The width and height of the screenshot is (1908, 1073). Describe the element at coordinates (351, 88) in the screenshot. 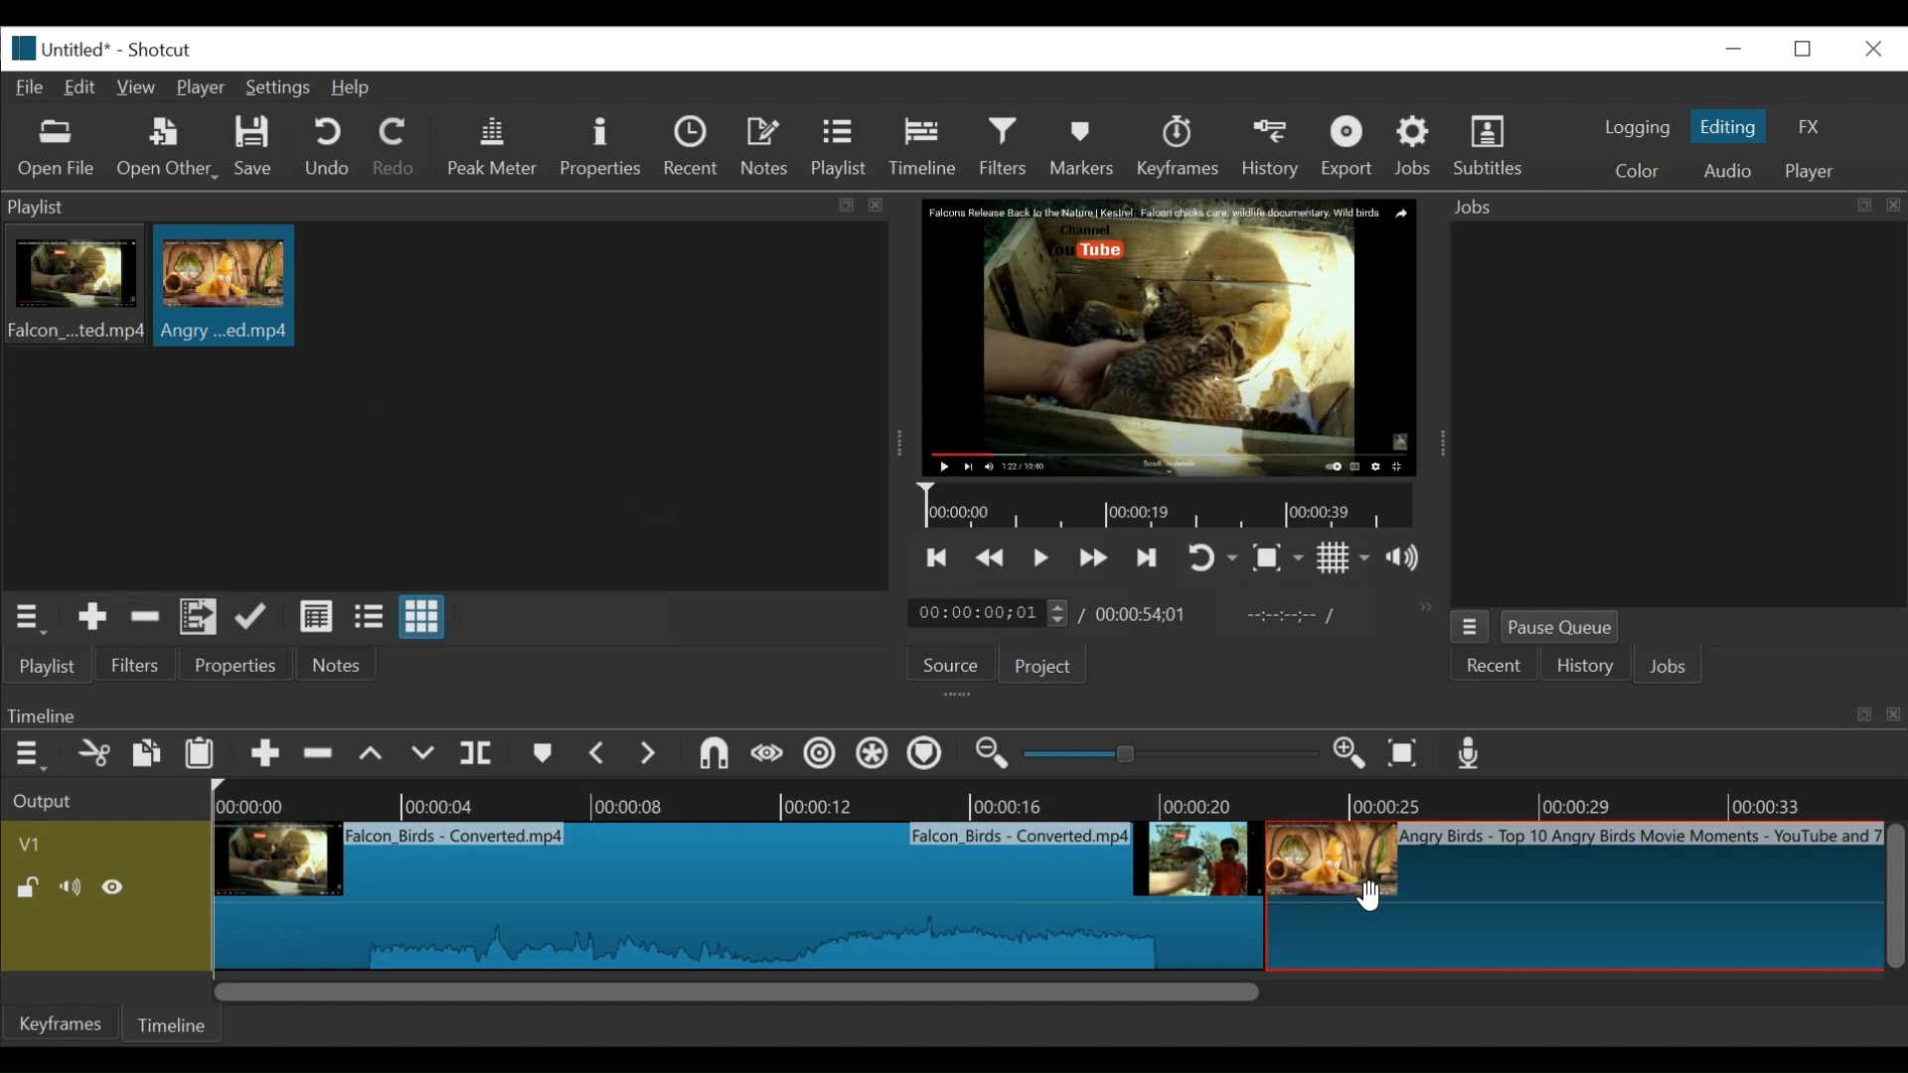

I see `Help` at that location.